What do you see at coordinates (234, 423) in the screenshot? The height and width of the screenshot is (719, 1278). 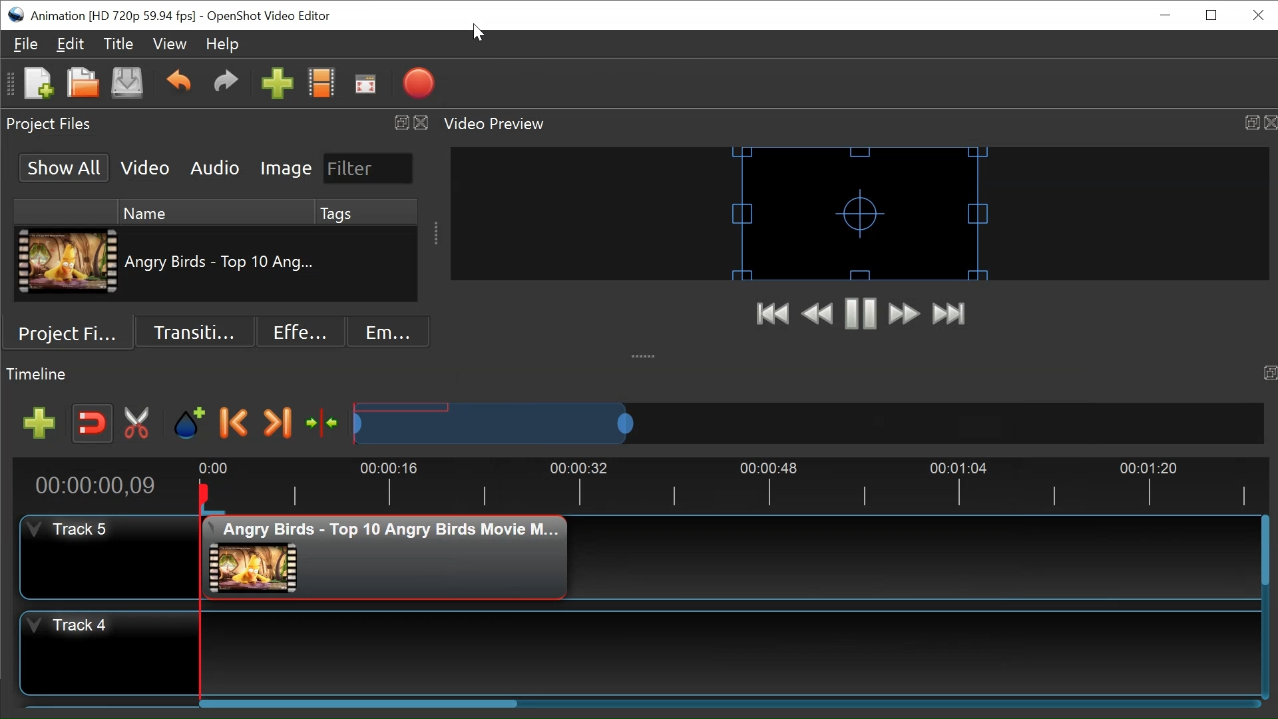 I see `Previous Marker` at bounding box center [234, 423].